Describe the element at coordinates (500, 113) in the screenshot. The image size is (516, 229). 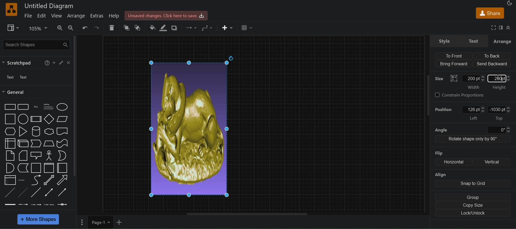
I see `-1030pt Top` at that location.